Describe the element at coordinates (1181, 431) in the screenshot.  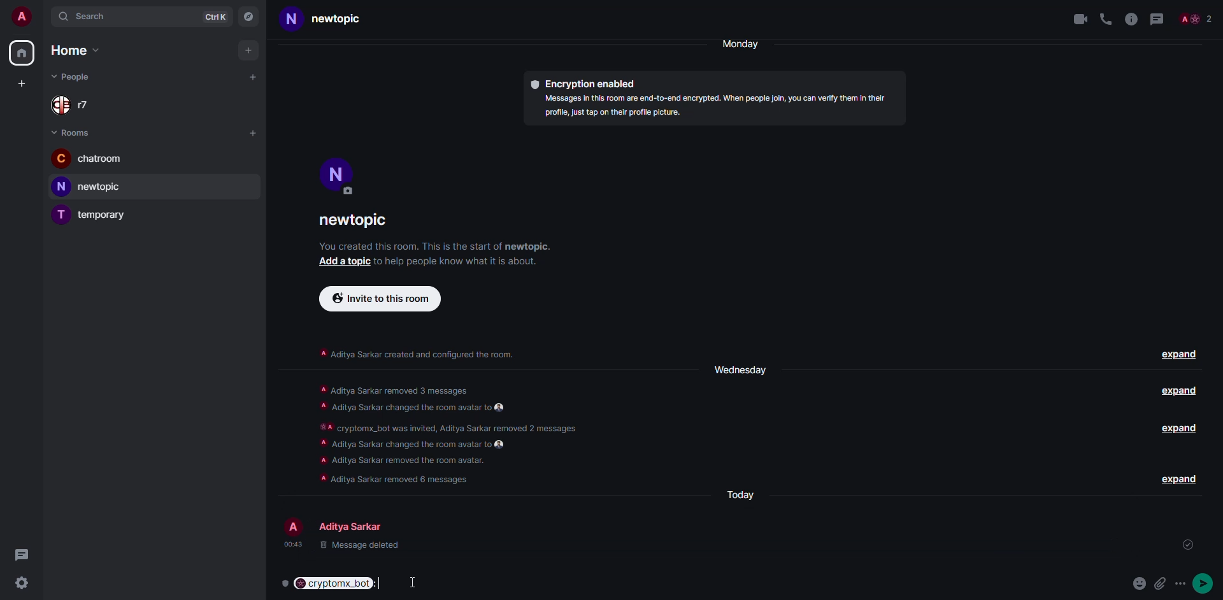
I see `expand` at that location.